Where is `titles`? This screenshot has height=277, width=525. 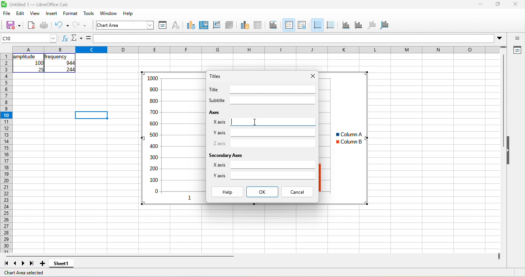 titles is located at coordinates (274, 25).